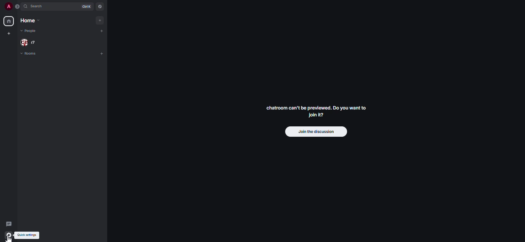 This screenshot has width=525, height=242. Describe the element at coordinates (18, 6) in the screenshot. I see `expand` at that location.